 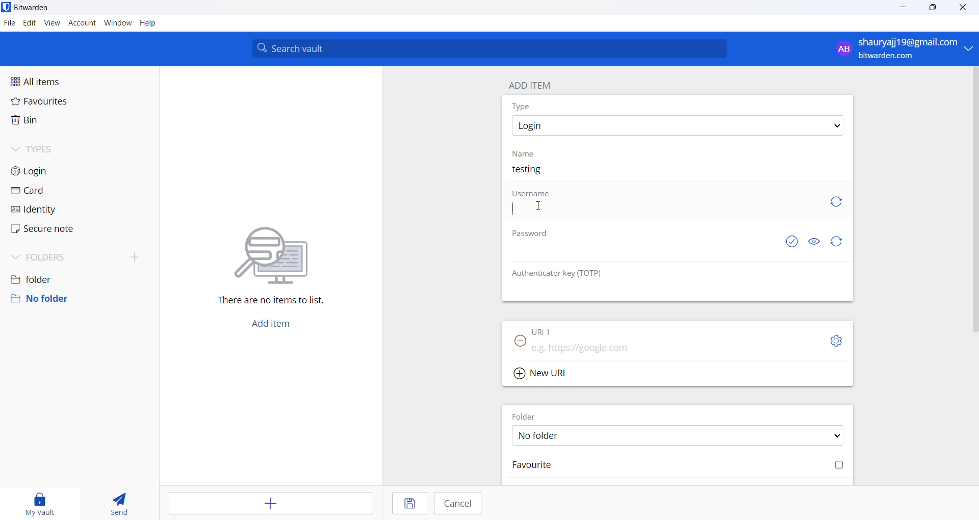 I want to click on file, so click(x=9, y=24).